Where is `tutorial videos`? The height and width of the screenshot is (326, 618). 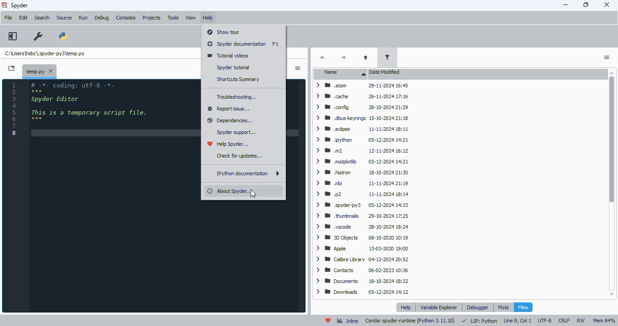 tutorial videos is located at coordinates (229, 56).